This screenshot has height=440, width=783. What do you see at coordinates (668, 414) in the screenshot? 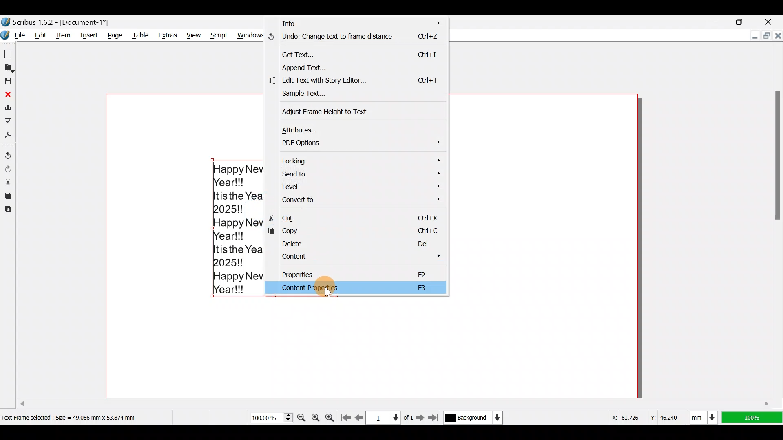
I see `Y-axis dimension values` at bounding box center [668, 414].